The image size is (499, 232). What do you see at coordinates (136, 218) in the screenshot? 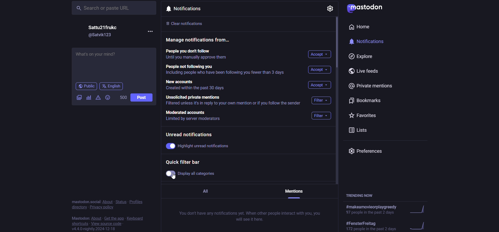
I see `keyboard` at bounding box center [136, 218].